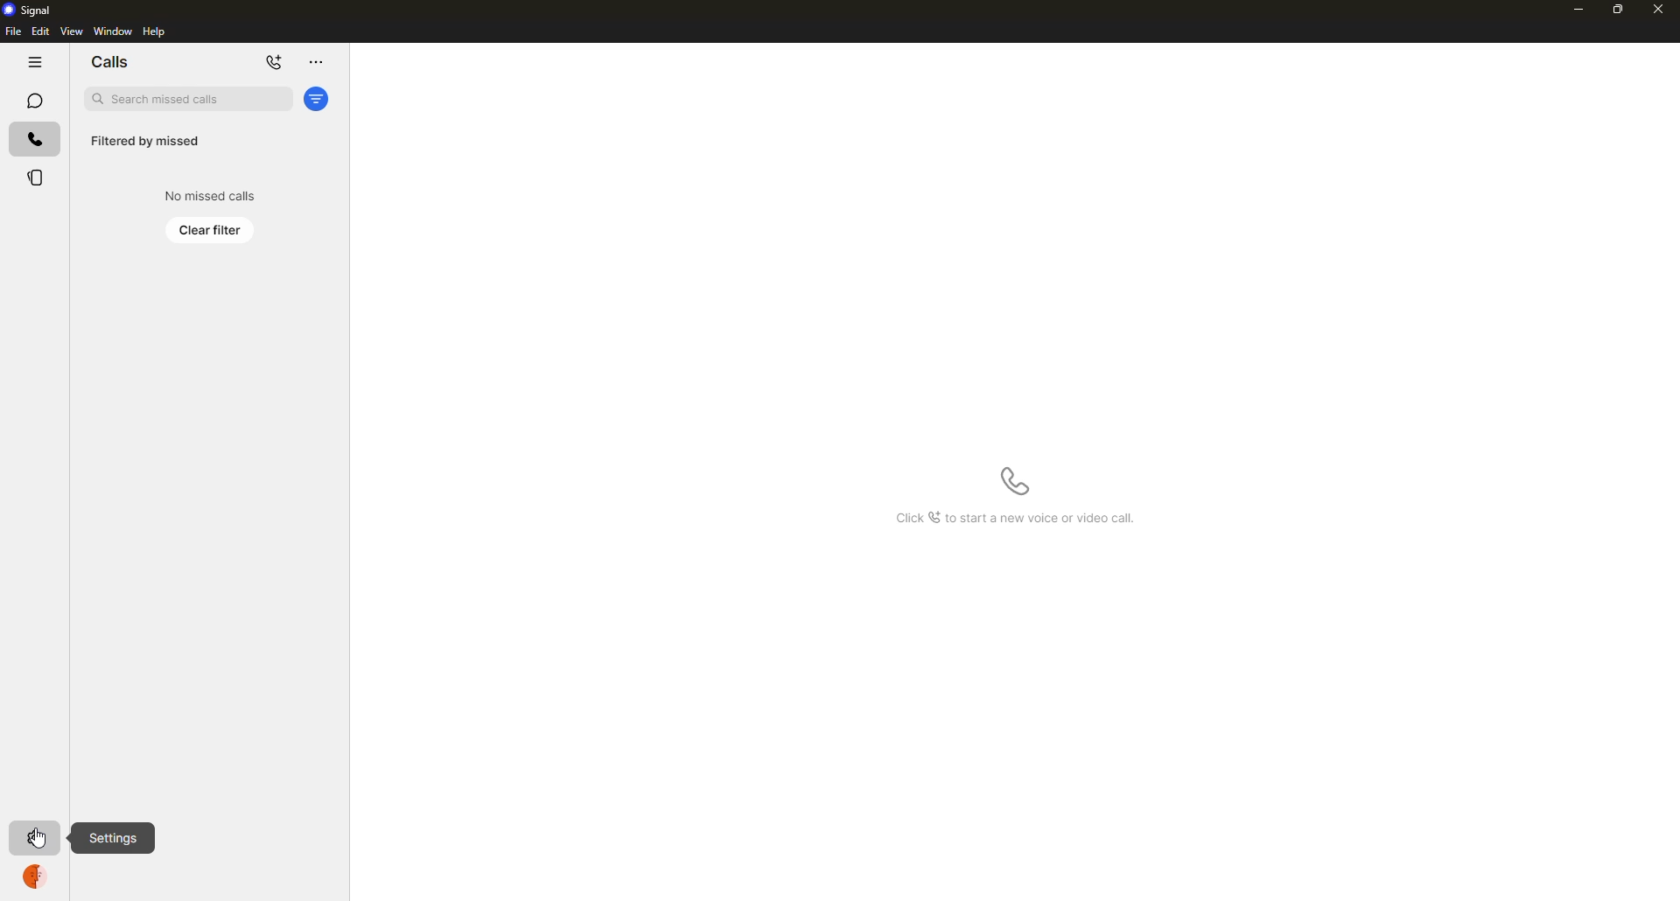 The width and height of the screenshot is (1680, 901). Describe the element at coordinates (38, 839) in the screenshot. I see `cursor` at that location.